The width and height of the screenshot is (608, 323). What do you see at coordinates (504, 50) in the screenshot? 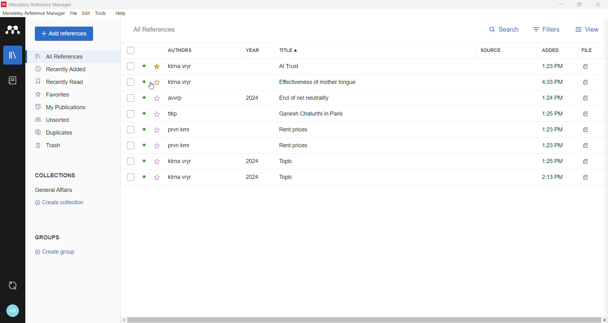
I see `Source` at bounding box center [504, 50].